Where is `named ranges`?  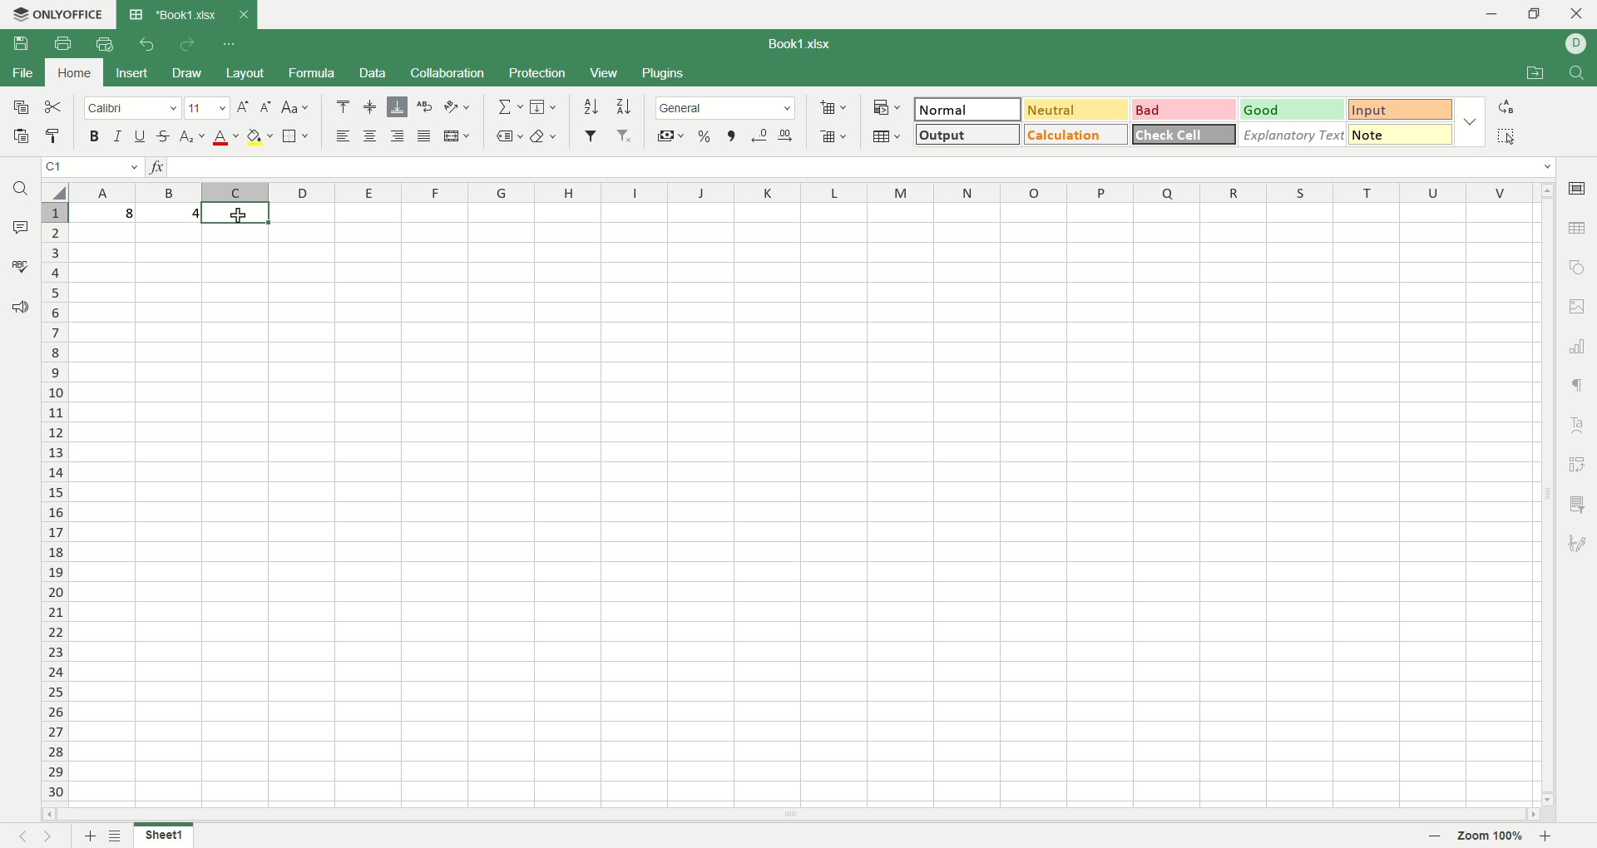
named ranges is located at coordinates (508, 136).